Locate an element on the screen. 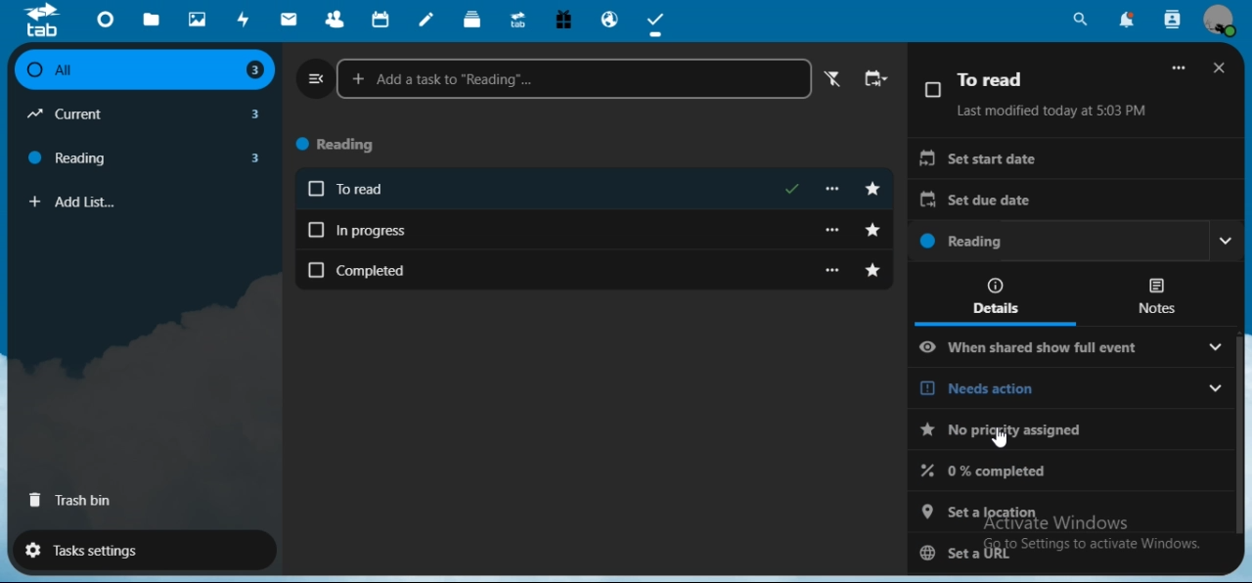 This screenshot has height=583, width=1252. toggle starred is located at coordinates (874, 230).